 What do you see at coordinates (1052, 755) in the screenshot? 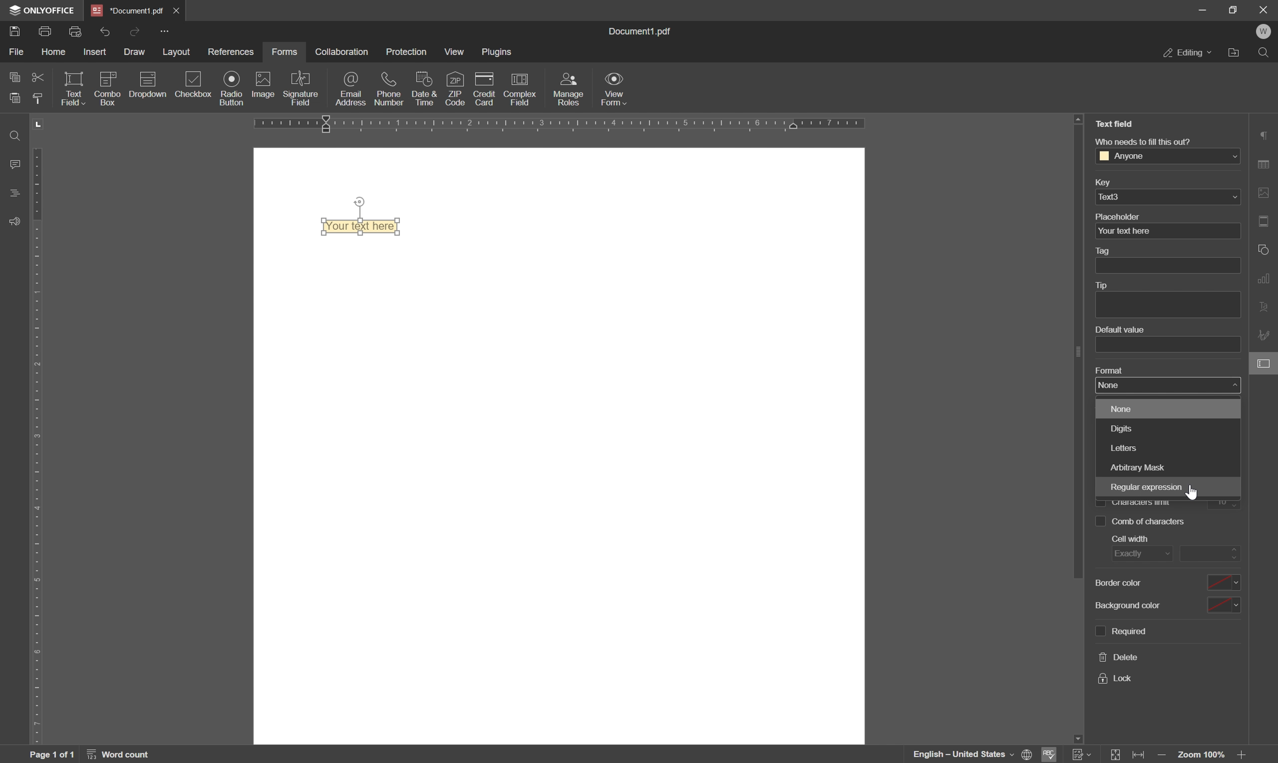
I see `spell checking` at bounding box center [1052, 755].